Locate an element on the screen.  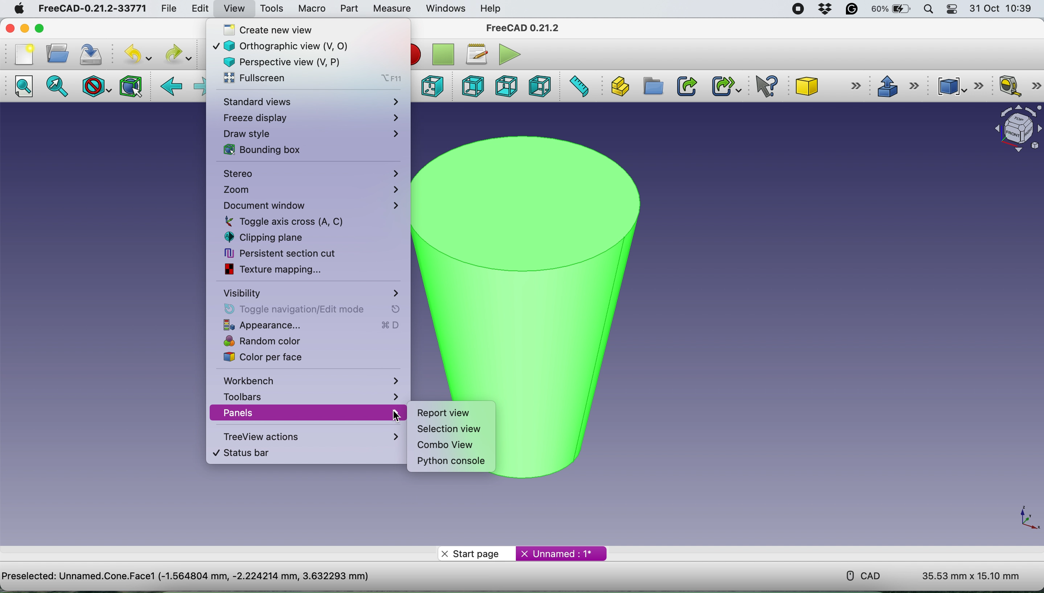
freeze display is located at coordinates (310, 117).